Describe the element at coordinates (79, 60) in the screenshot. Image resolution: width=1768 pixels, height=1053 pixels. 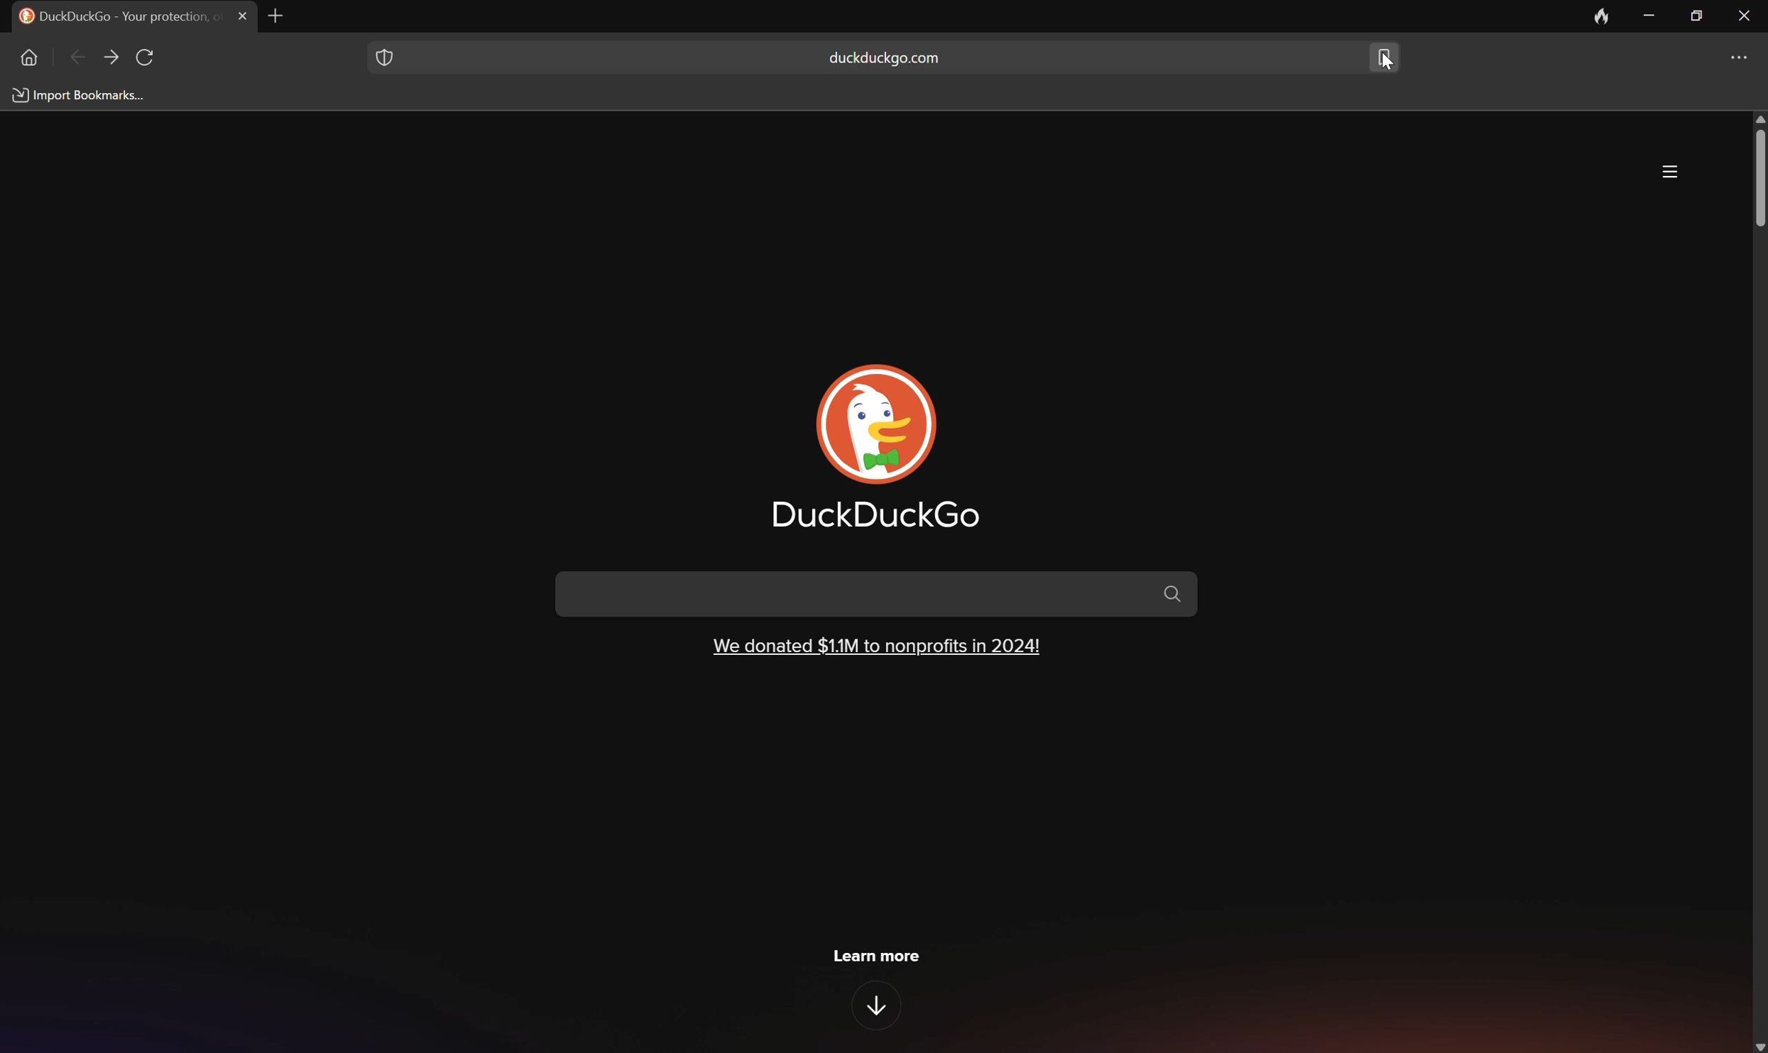
I see `Previous` at that location.